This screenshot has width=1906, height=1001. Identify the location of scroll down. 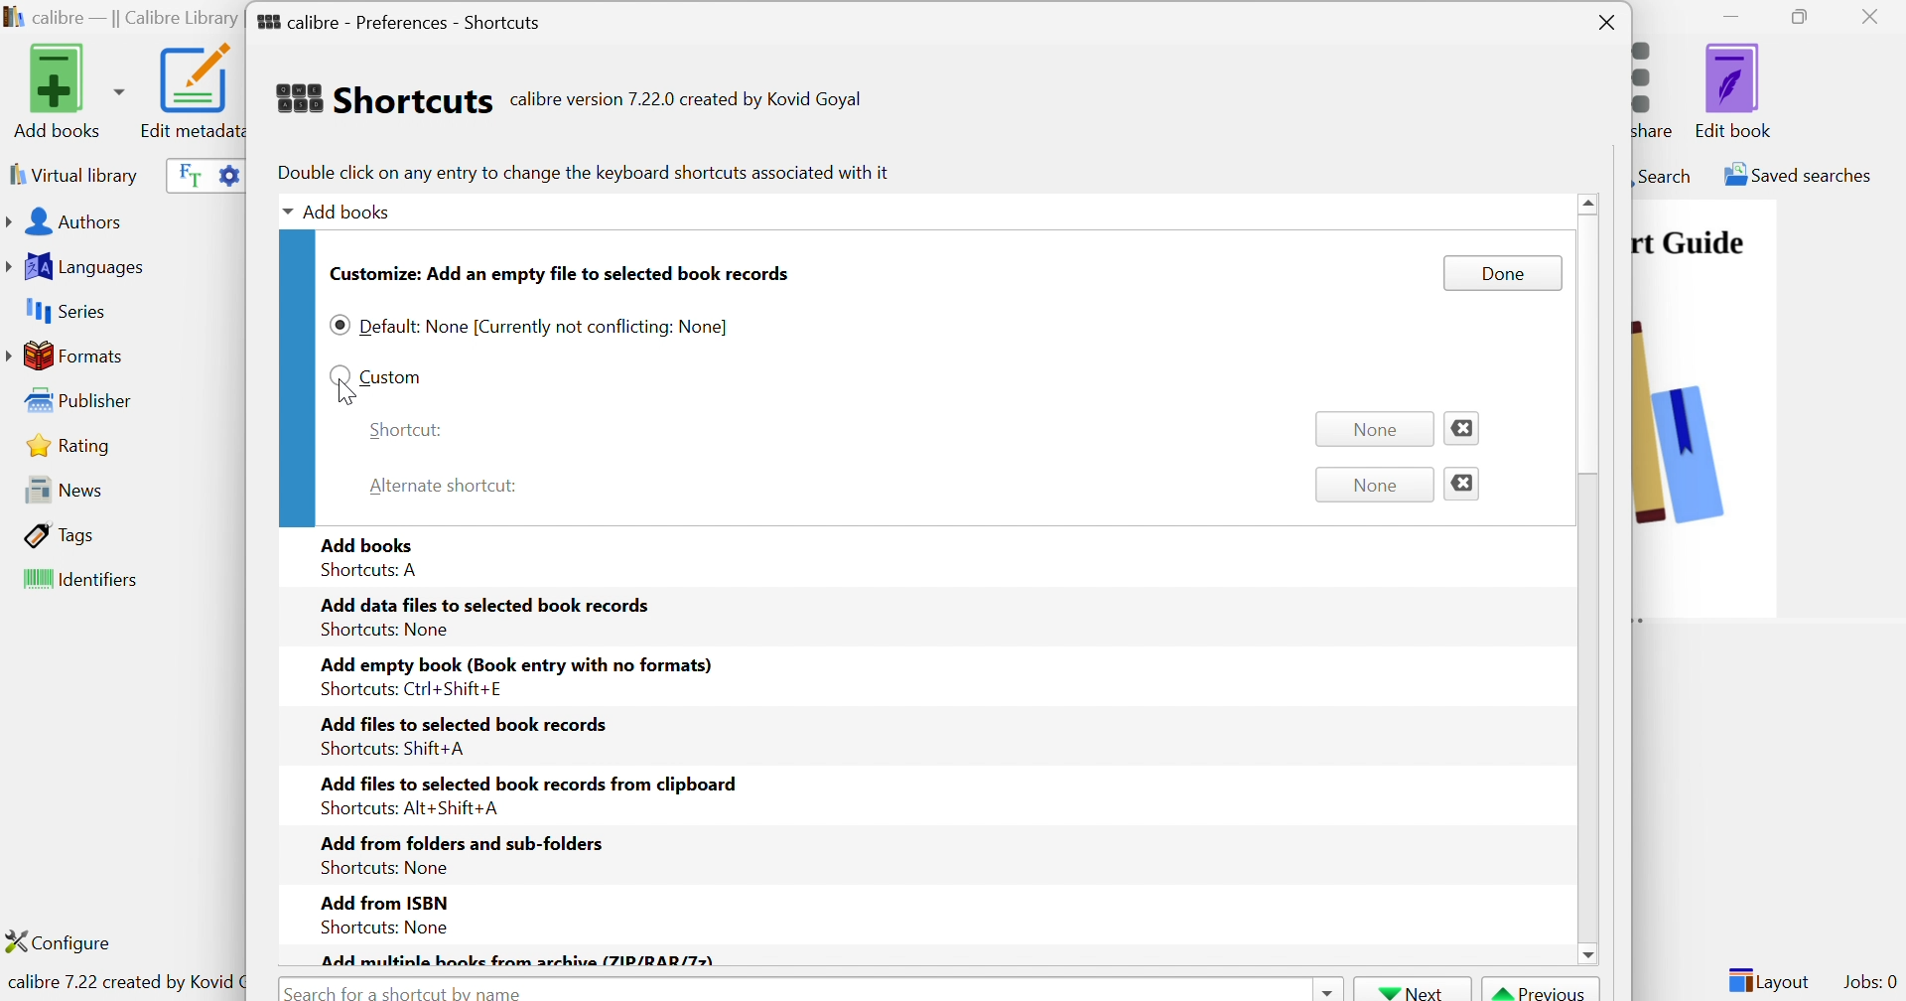
(1584, 956).